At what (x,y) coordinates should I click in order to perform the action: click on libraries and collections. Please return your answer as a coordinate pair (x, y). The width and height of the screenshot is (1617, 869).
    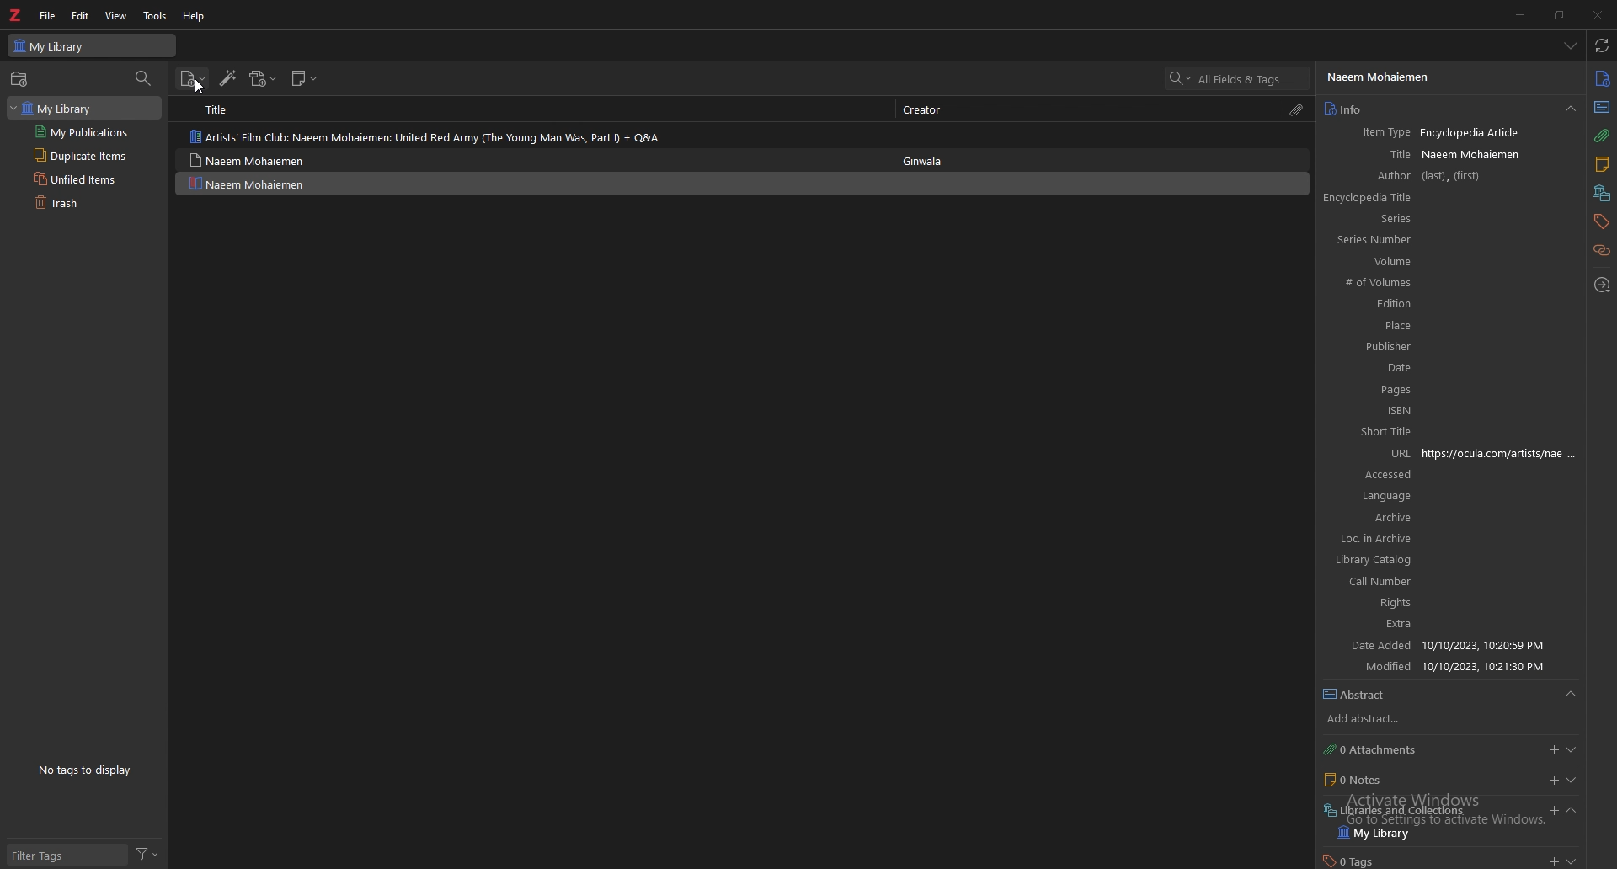
    Looking at the image, I should click on (1604, 193).